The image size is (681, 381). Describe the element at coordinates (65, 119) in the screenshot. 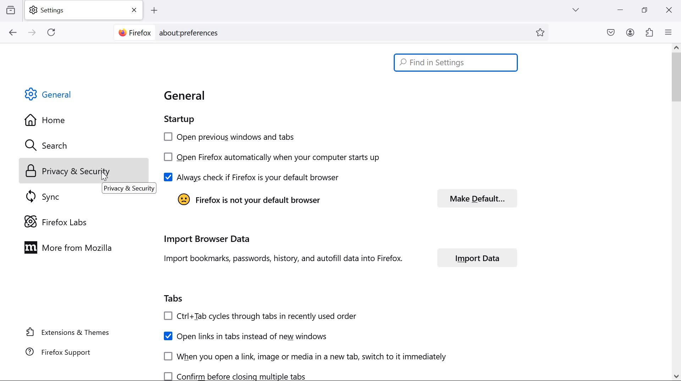

I see `Home` at that location.